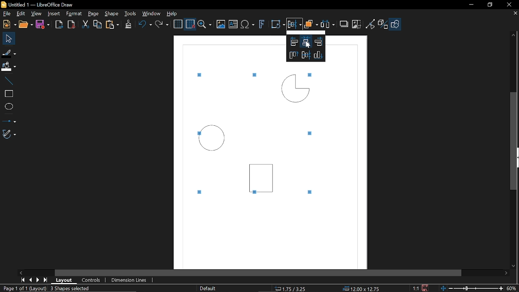 The height and width of the screenshot is (292, 519). What do you see at coordinates (515, 36) in the screenshot?
I see `Move up` at bounding box center [515, 36].